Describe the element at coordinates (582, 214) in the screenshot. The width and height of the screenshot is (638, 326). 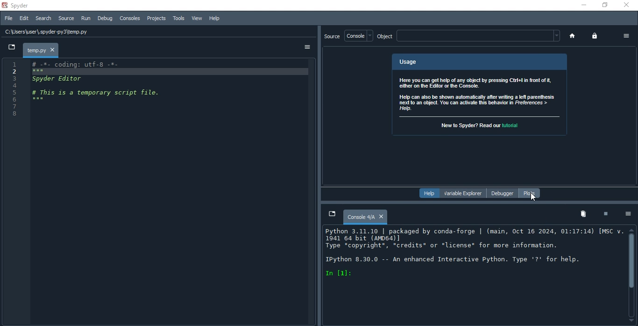
I see `delete all` at that location.